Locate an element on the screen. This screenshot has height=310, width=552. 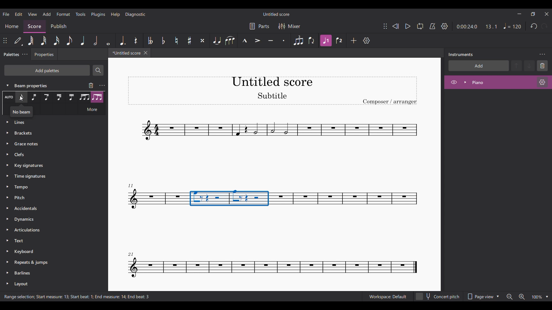
Tempo is located at coordinates (512, 26).